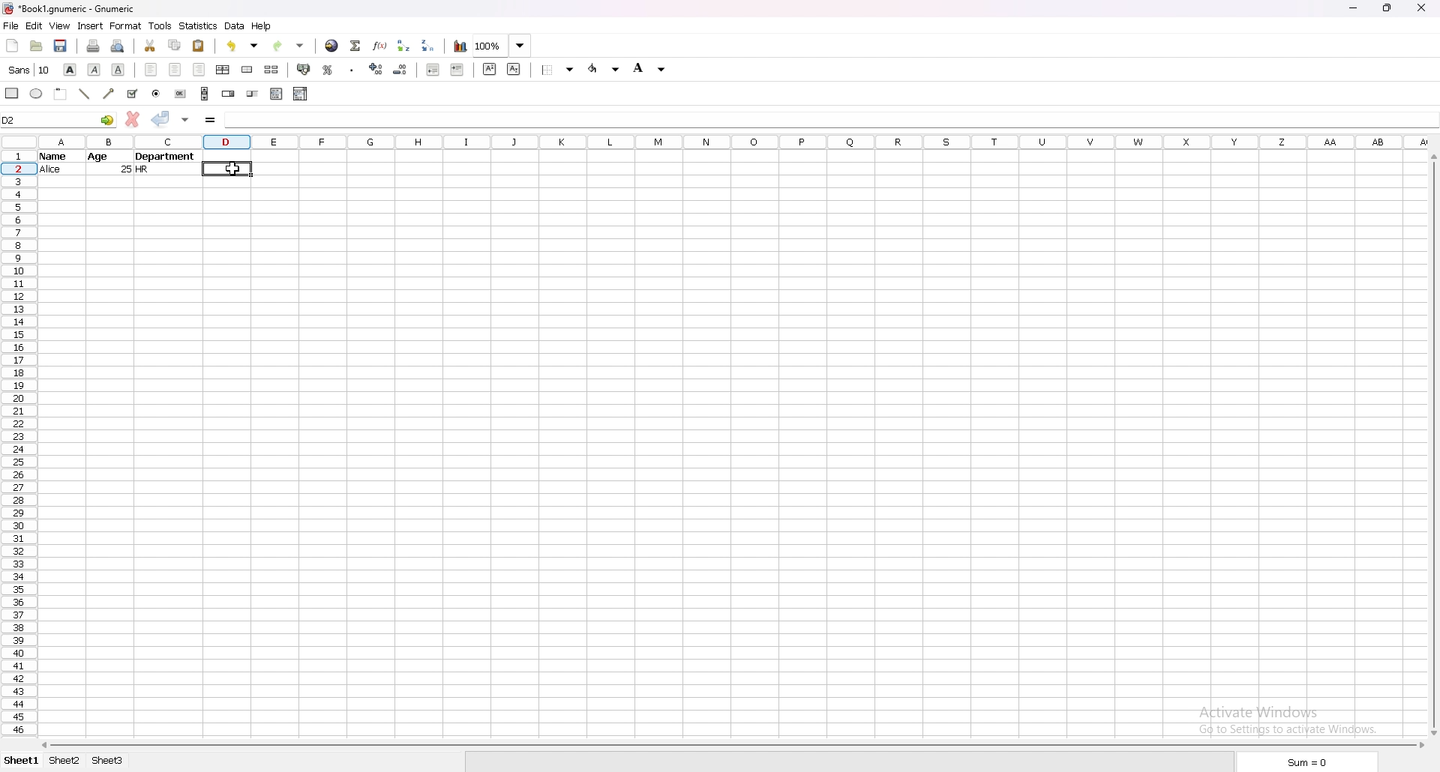  Describe the element at coordinates (1353, 9) in the screenshot. I see `minimize` at that location.